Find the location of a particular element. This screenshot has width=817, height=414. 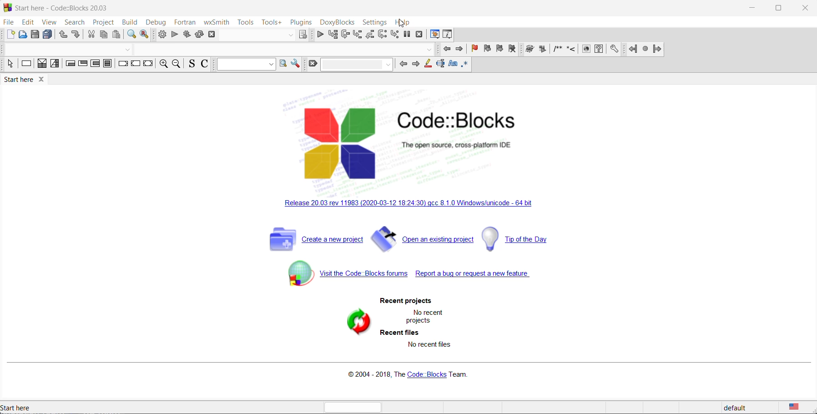

jump back is located at coordinates (632, 50).